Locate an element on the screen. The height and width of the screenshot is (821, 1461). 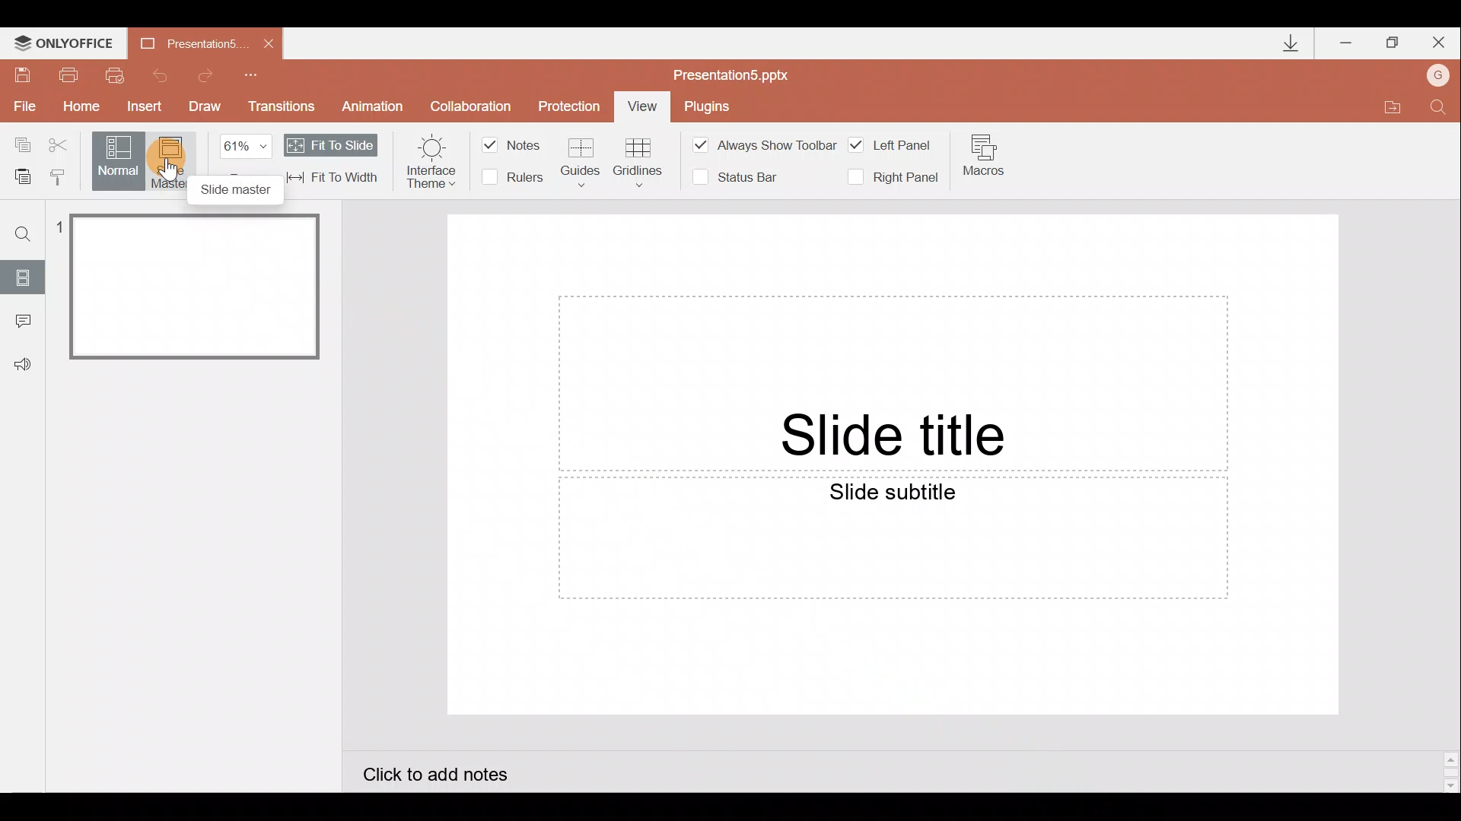
Downloads is located at coordinates (1284, 43).